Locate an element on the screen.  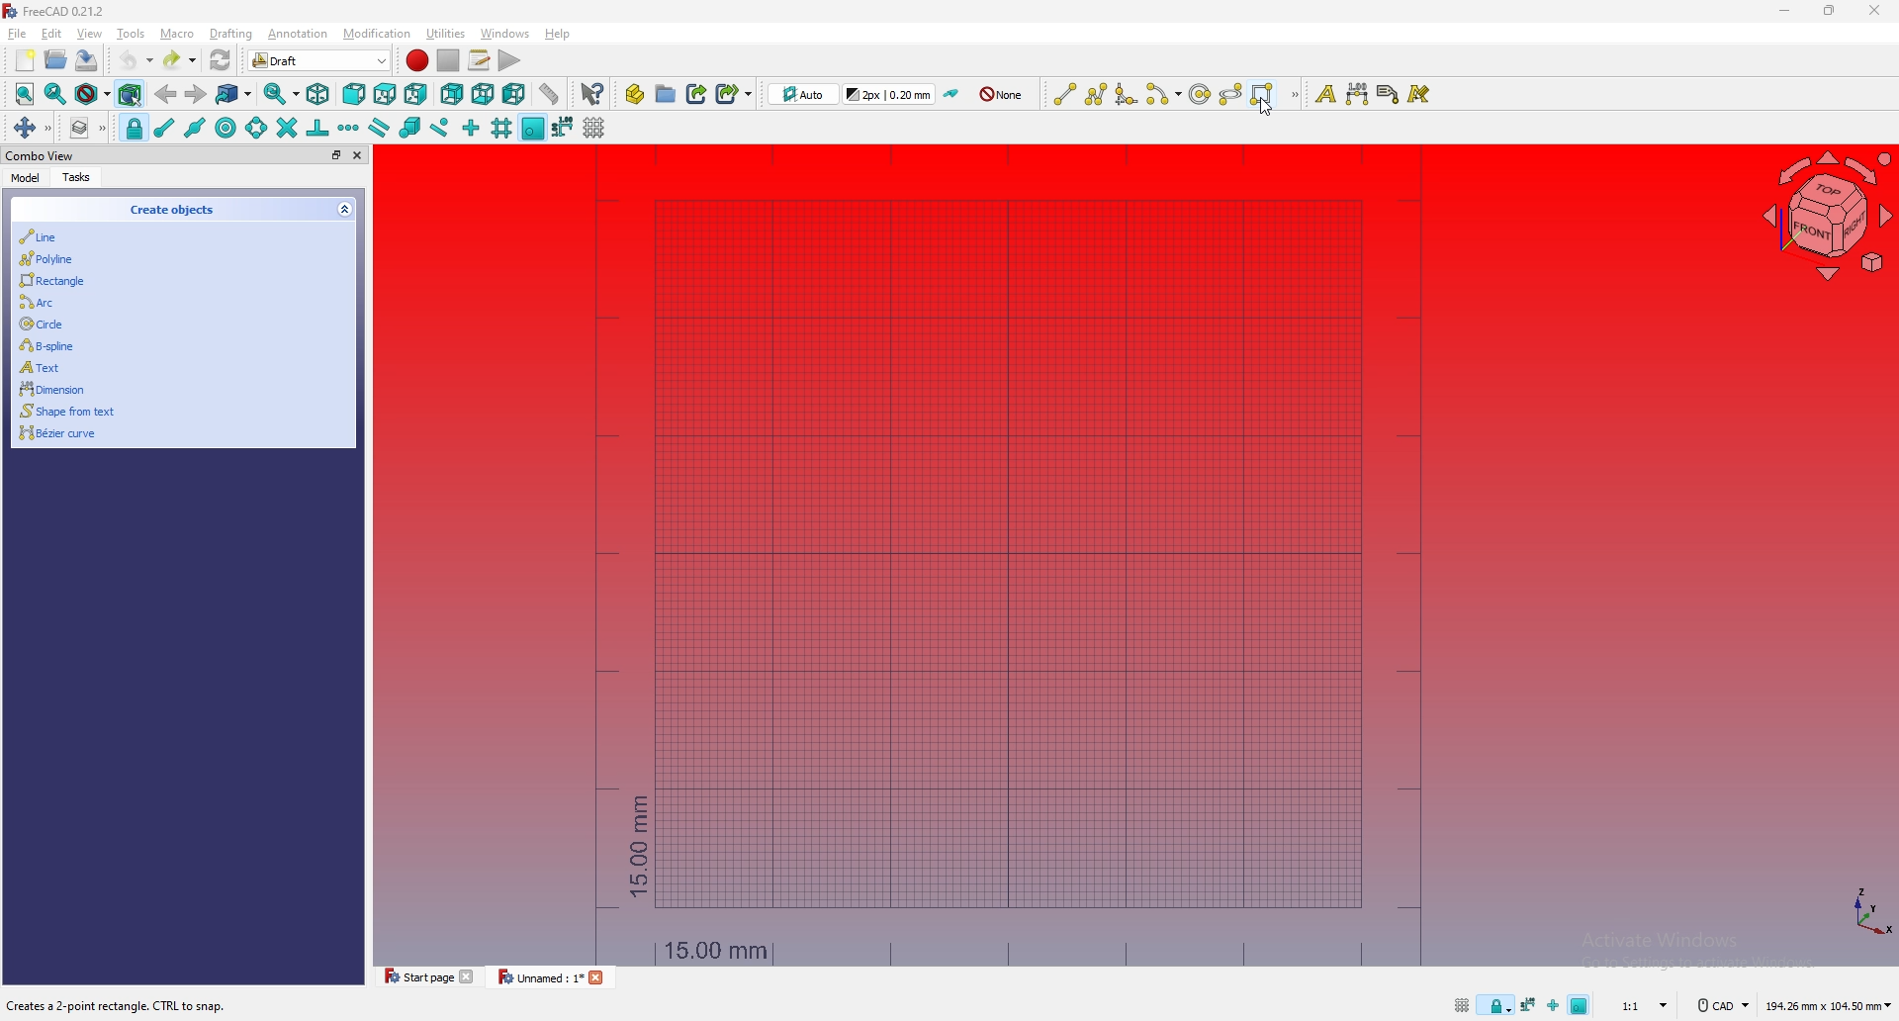
tasks is located at coordinates (79, 178).